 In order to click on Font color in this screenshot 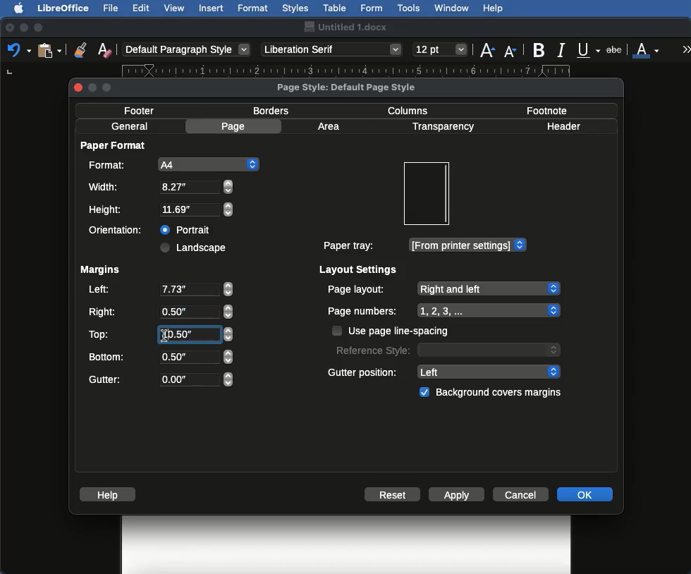, I will do `click(647, 49)`.